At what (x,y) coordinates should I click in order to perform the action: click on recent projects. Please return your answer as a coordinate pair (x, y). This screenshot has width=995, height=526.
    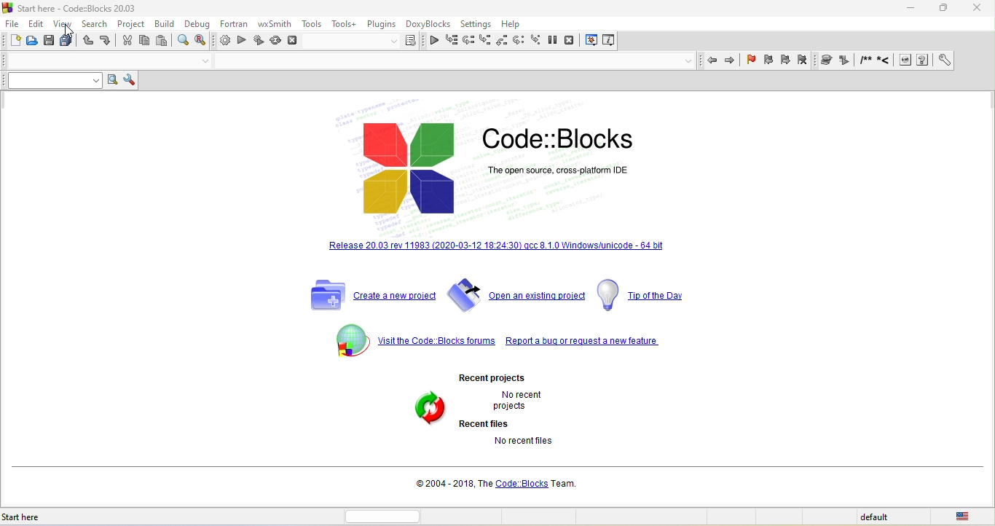
    Looking at the image, I should click on (495, 377).